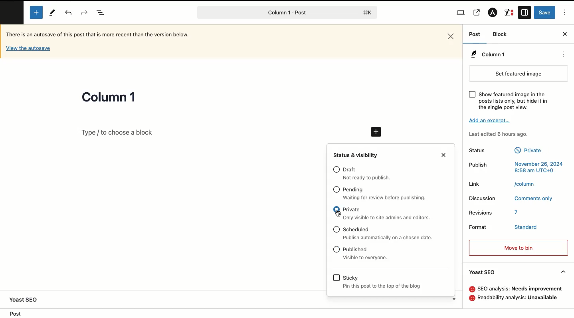 The height and width of the screenshot is (318, 574). What do you see at coordinates (336, 229) in the screenshot?
I see `Checkbox` at bounding box center [336, 229].